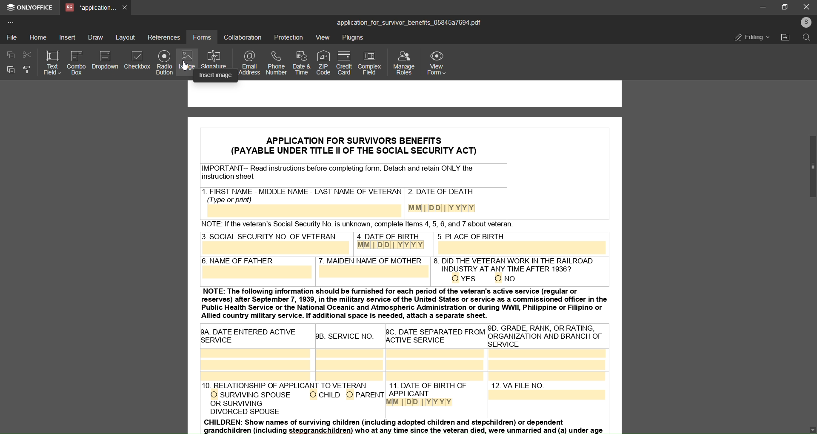 The width and height of the screenshot is (817, 434). I want to click on copy, so click(9, 54).